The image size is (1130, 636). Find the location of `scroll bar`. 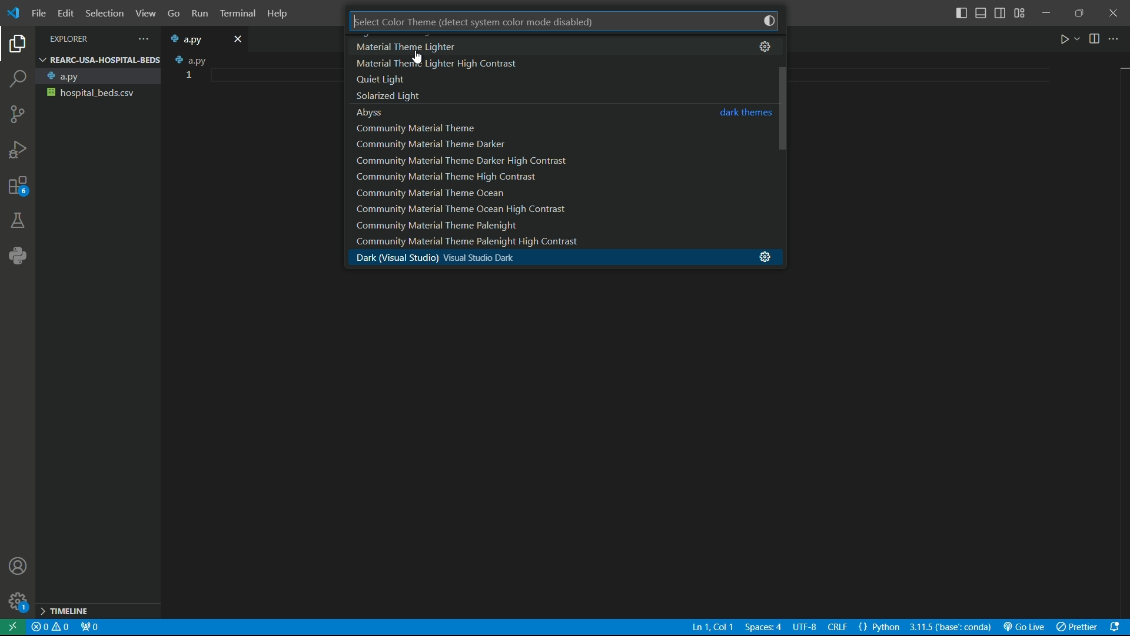

scroll bar is located at coordinates (783, 138).